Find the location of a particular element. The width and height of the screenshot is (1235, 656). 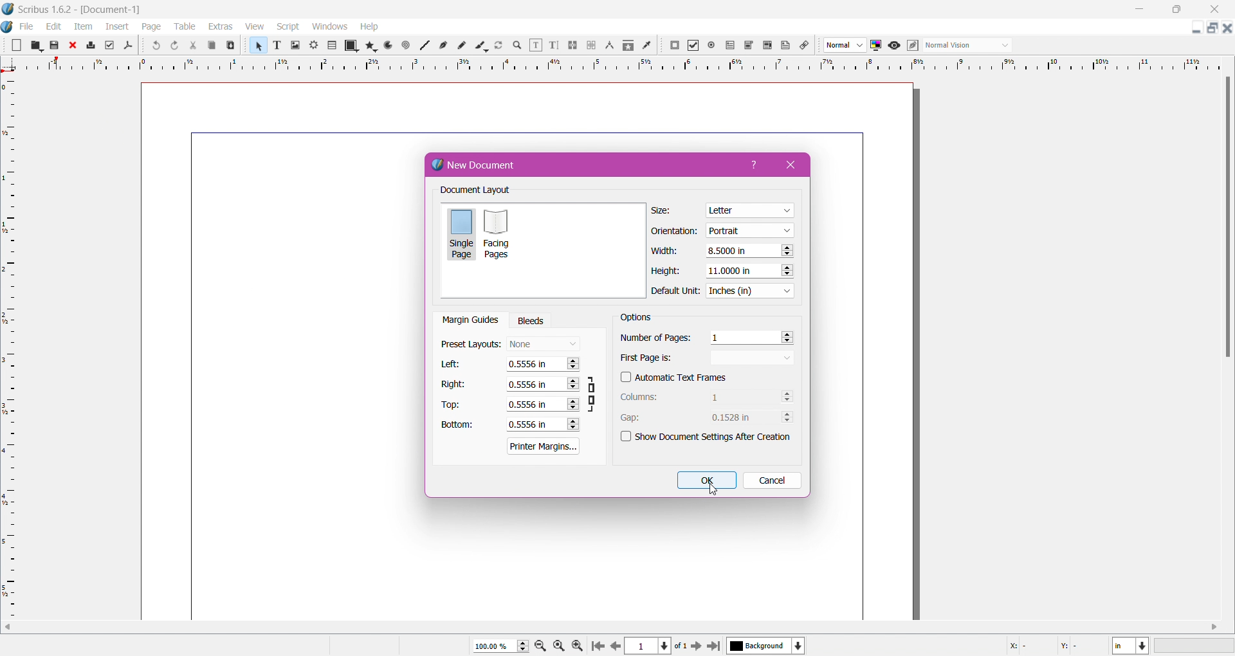

options is located at coordinates (640, 315).